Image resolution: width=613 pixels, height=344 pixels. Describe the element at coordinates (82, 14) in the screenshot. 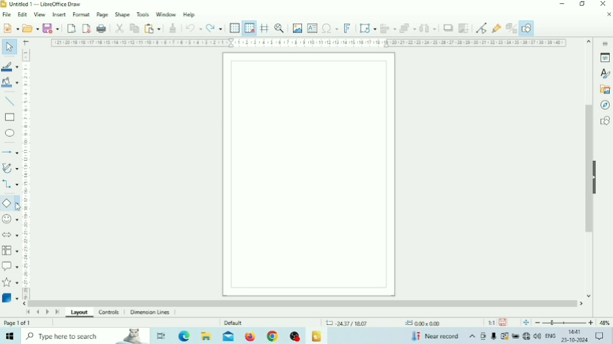

I see `Format` at that location.